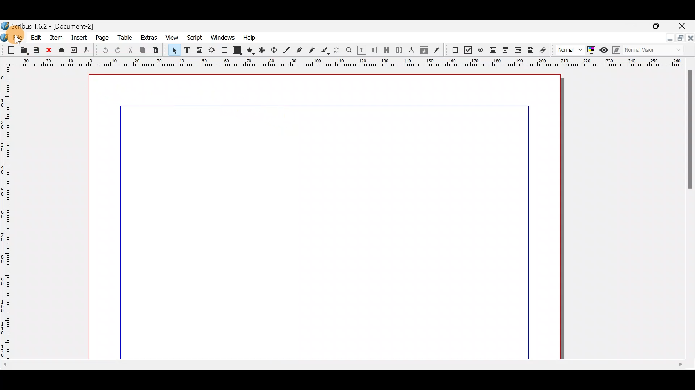 This screenshot has width=695, height=390. Describe the element at coordinates (668, 41) in the screenshot. I see `Minimise` at that location.